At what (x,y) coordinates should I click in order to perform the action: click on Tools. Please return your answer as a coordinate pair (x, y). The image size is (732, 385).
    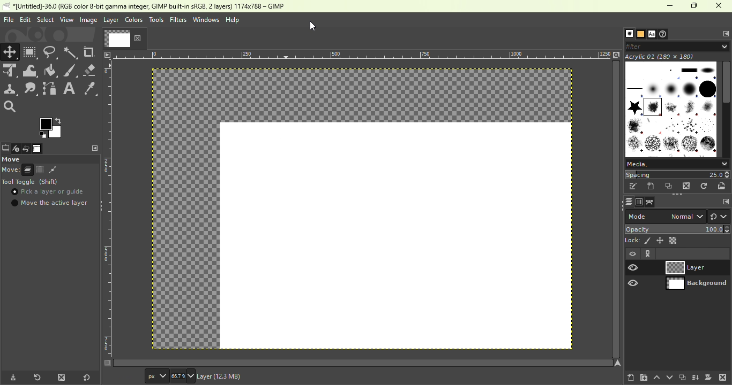
    Looking at the image, I should click on (156, 20).